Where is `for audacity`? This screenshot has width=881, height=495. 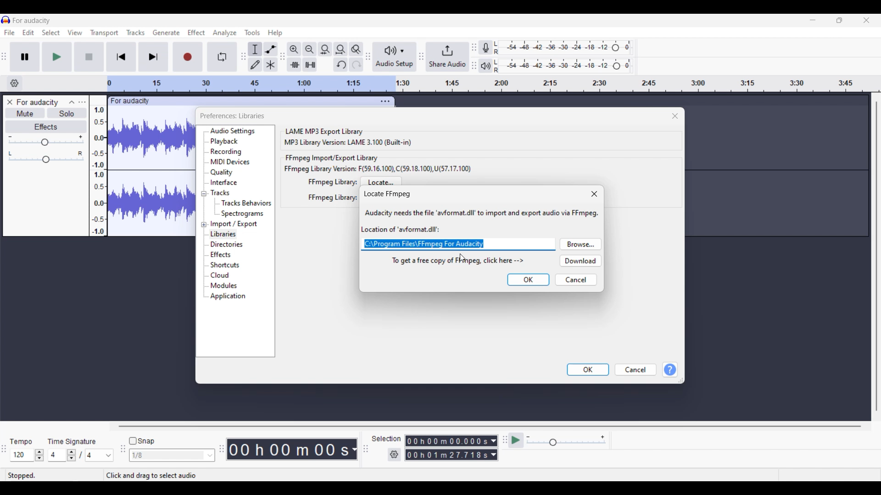
for audacity is located at coordinates (32, 21).